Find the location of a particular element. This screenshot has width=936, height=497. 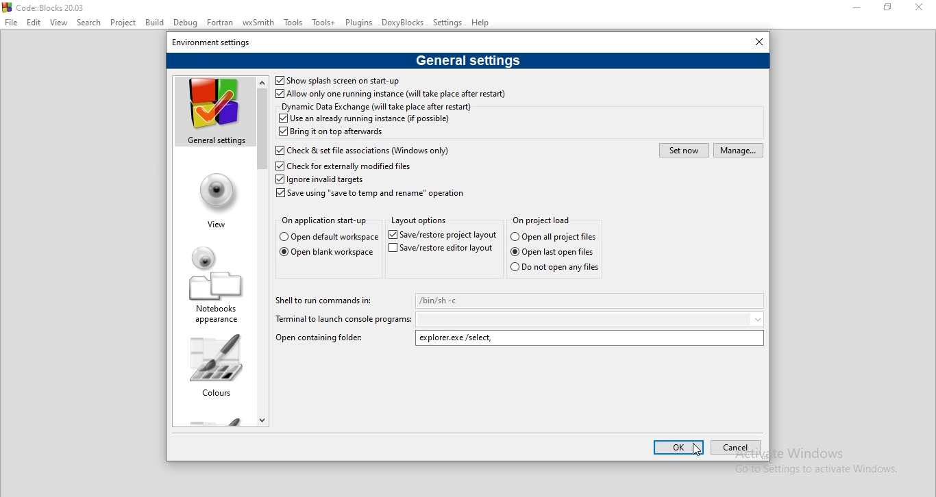

general settings is located at coordinates (467, 62).